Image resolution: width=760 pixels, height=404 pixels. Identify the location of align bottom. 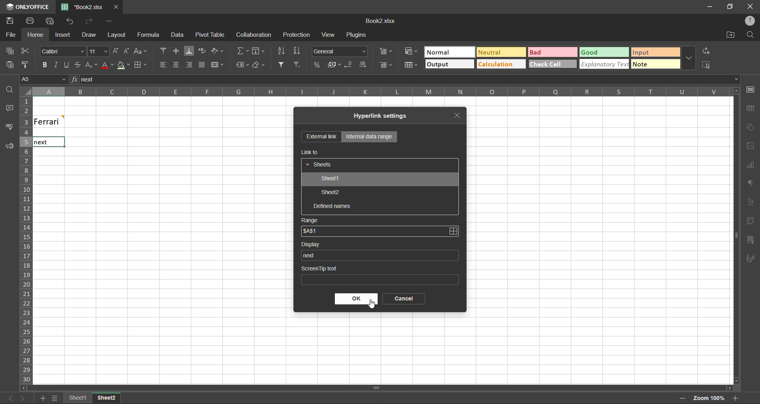
(191, 51).